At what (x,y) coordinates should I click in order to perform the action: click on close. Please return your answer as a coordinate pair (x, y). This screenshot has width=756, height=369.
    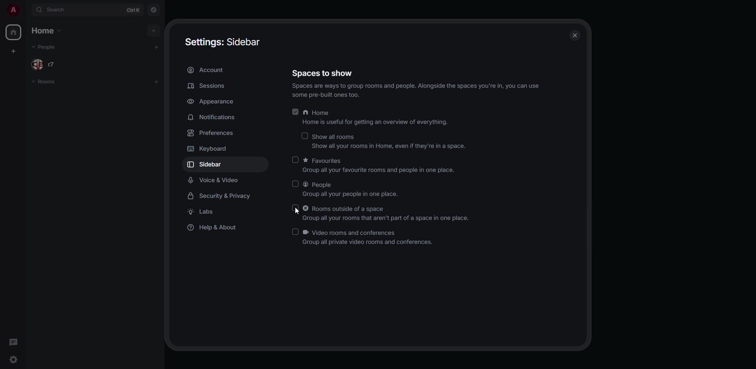
    Looking at the image, I should click on (573, 34).